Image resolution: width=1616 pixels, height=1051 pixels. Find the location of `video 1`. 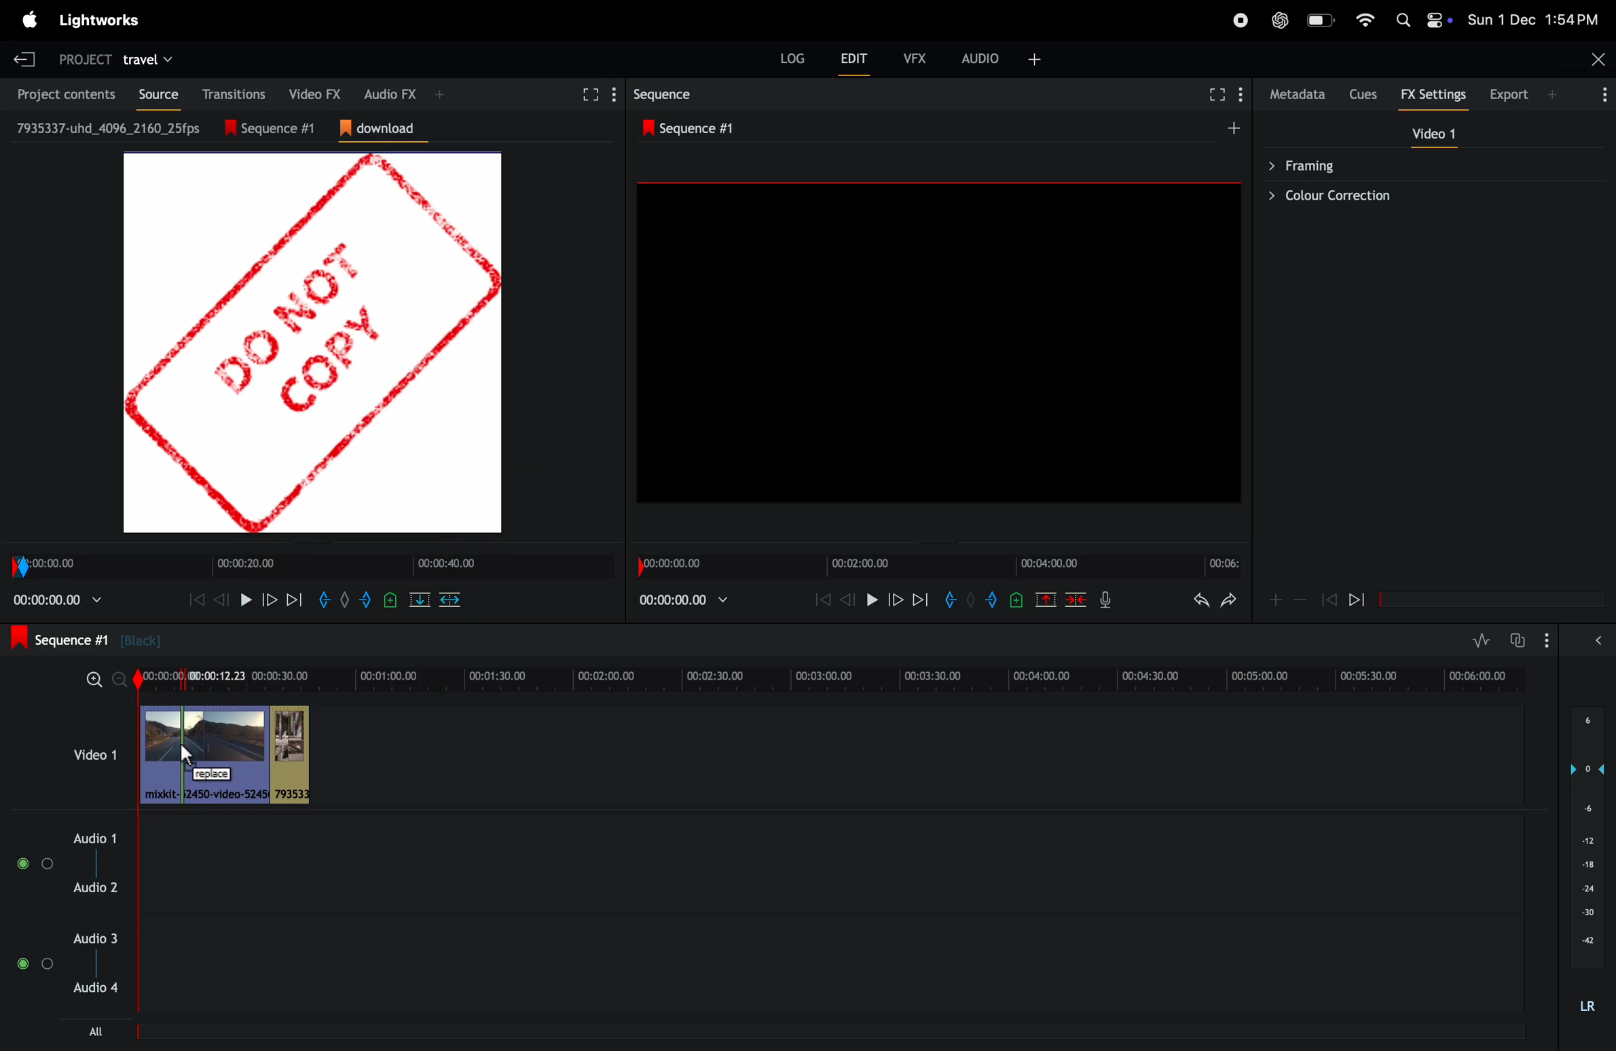

video 1 is located at coordinates (95, 754).